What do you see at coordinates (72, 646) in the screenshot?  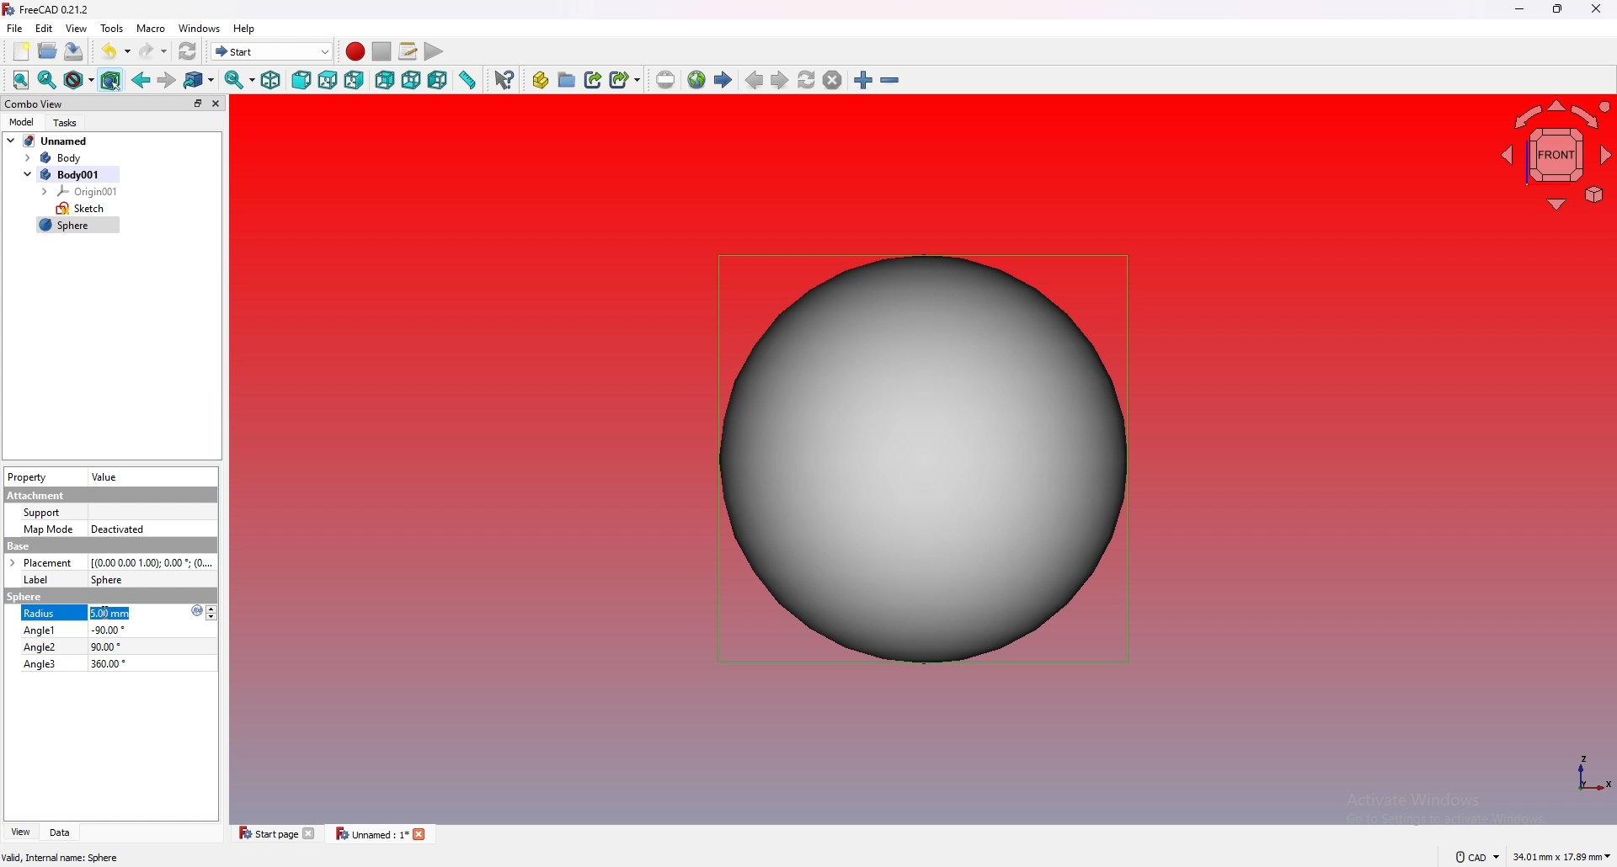 I see `angle 2 90 degree` at bounding box center [72, 646].